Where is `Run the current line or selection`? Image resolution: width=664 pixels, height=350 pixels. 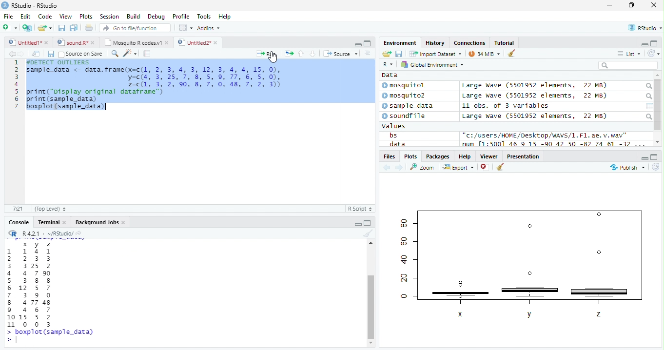
Run the current line or selection is located at coordinates (266, 54).